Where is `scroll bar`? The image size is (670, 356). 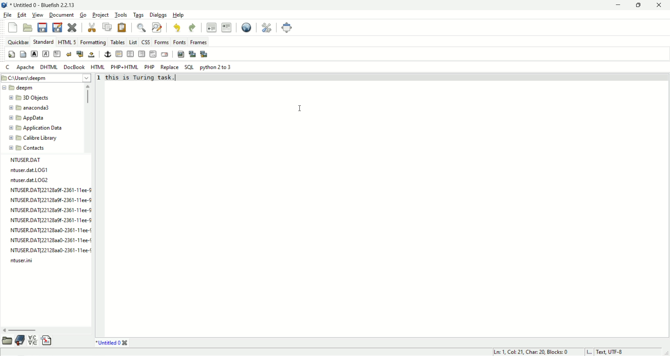 scroll bar is located at coordinates (88, 118).